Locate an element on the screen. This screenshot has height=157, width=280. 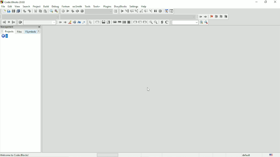
Run is located at coordinates (68, 11).